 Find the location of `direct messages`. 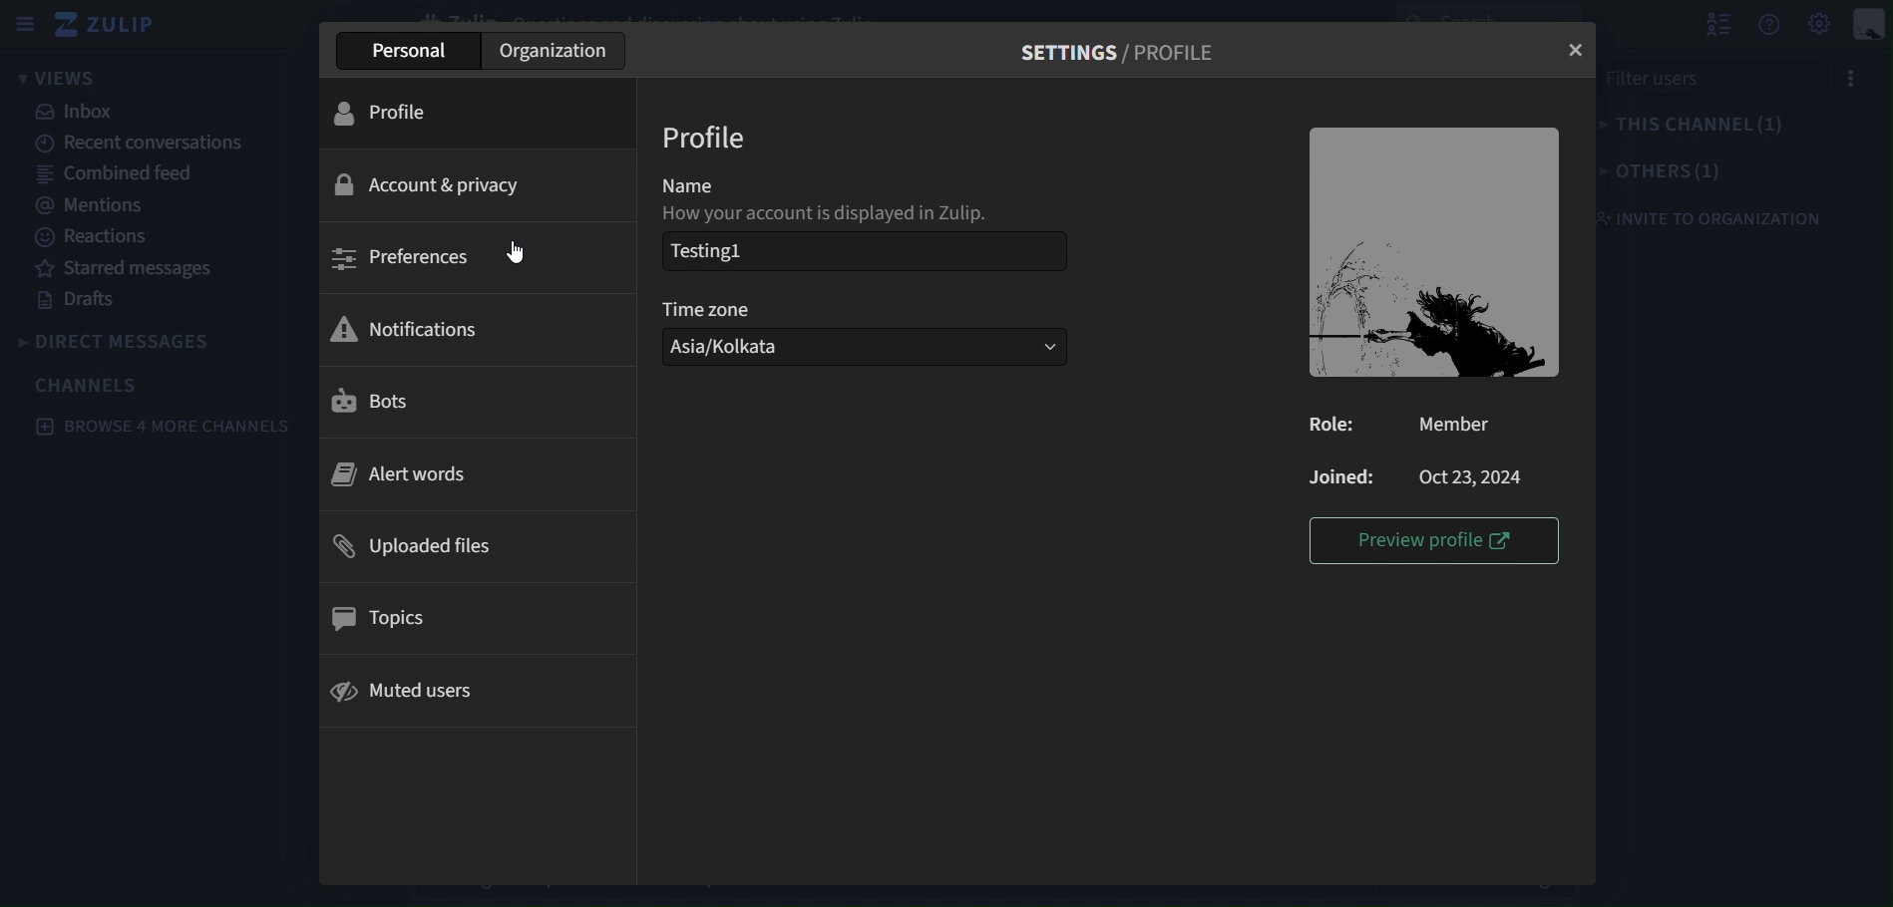

direct messages is located at coordinates (119, 345).